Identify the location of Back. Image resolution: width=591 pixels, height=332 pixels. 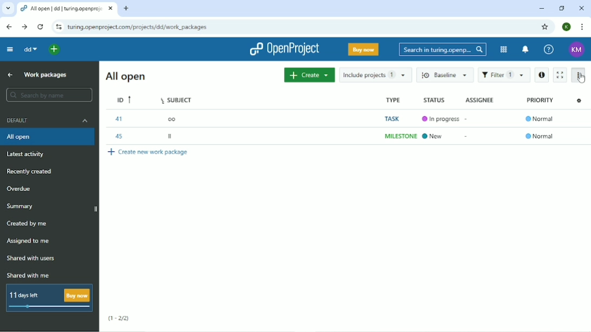
(10, 26).